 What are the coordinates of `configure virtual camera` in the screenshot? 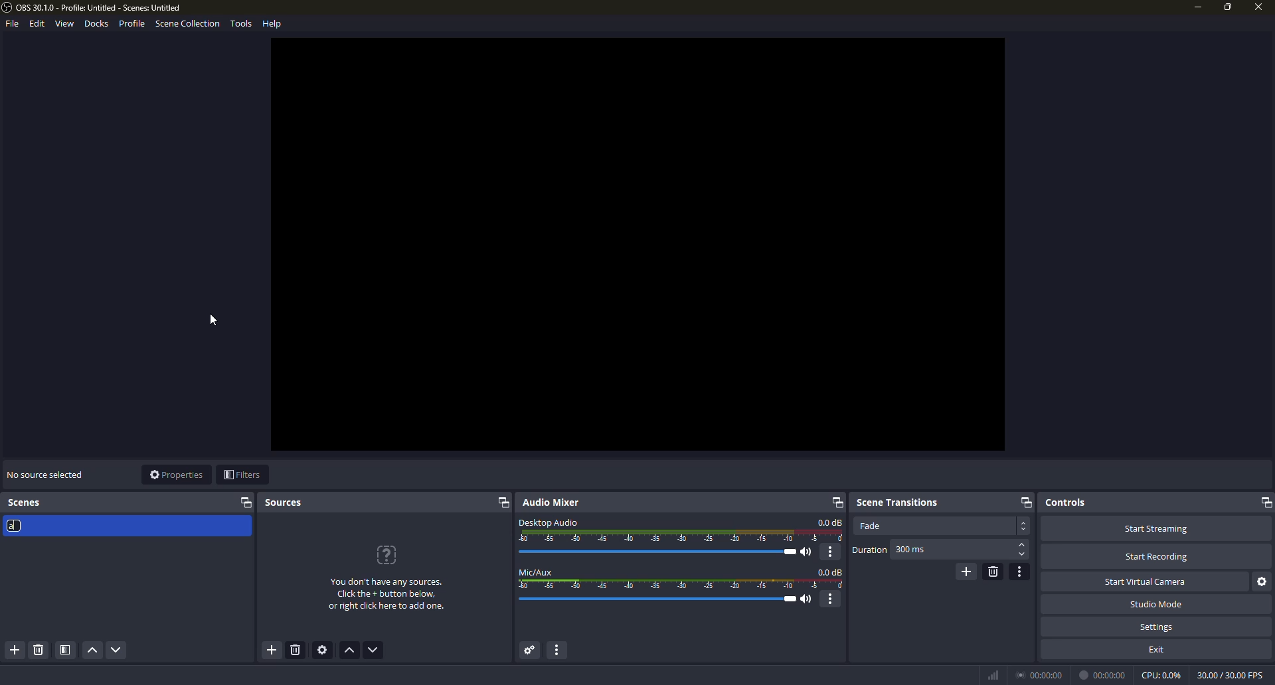 It's located at (1263, 581).